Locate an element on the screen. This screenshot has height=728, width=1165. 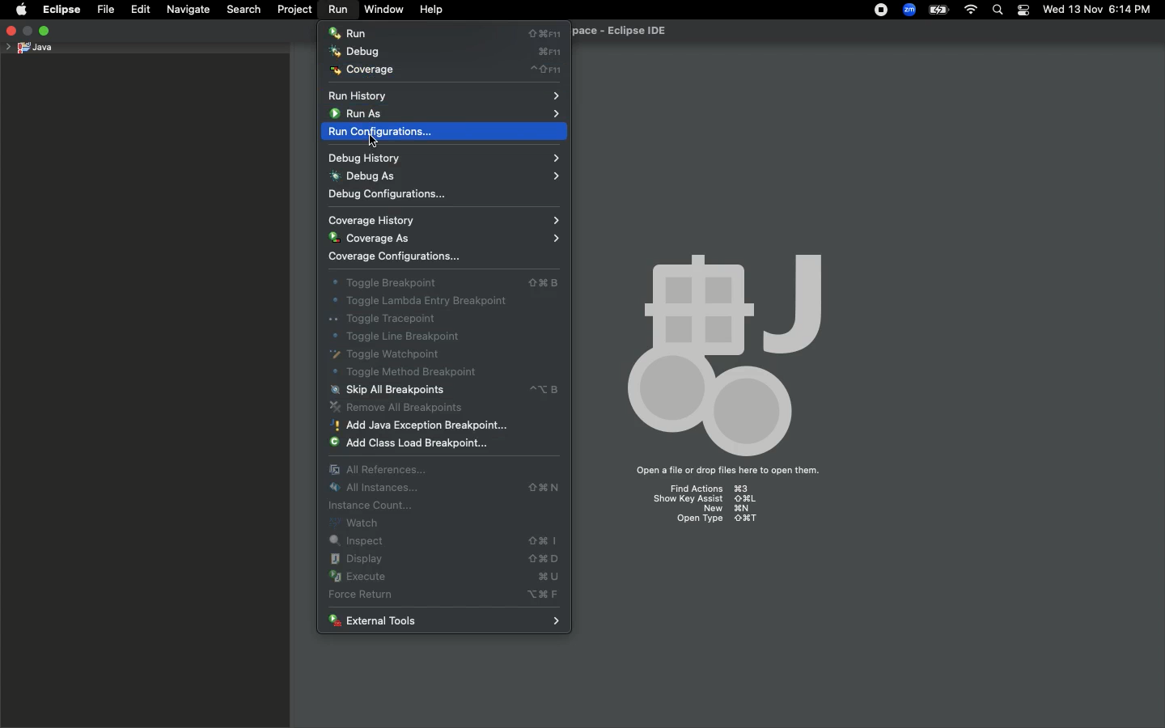
Execute is located at coordinates (443, 577).